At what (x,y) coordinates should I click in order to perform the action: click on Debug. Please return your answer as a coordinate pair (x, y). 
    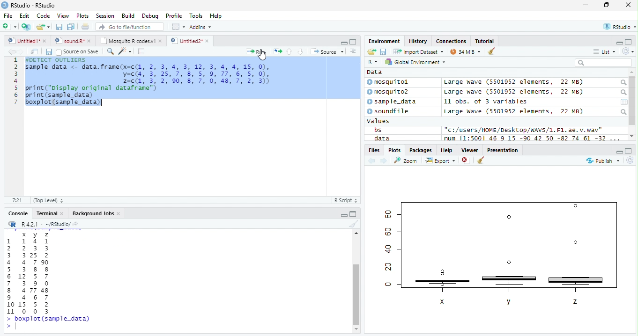
    Looking at the image, I should click on (149, 16).